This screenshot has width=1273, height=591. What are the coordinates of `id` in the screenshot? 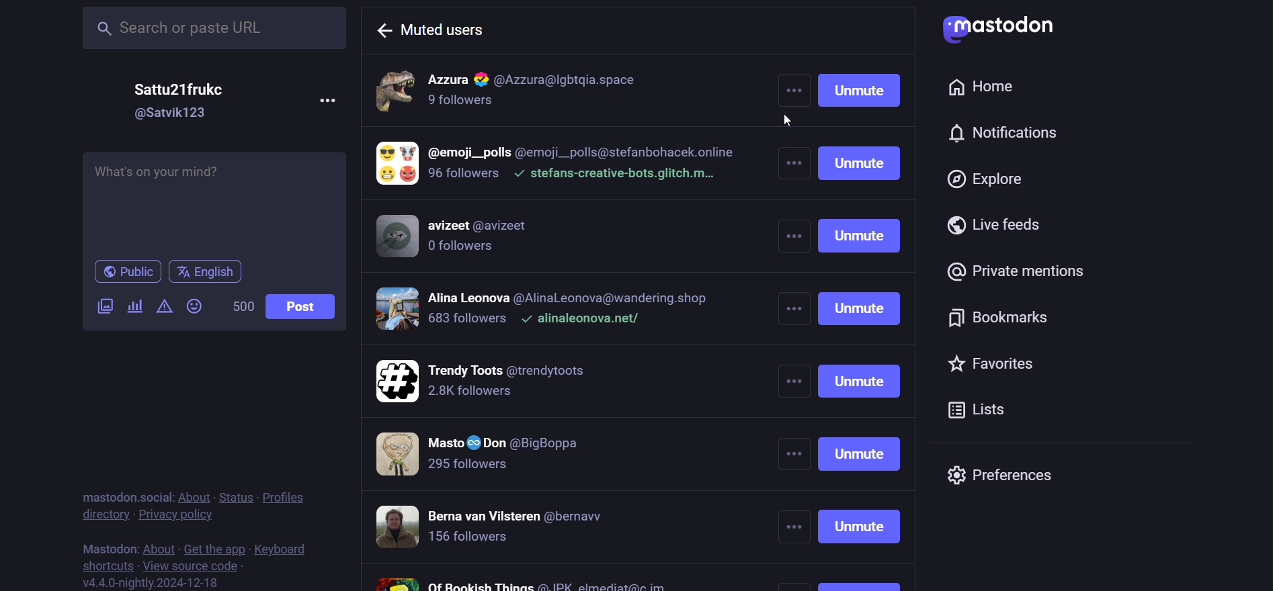 It's located at (172, 113).